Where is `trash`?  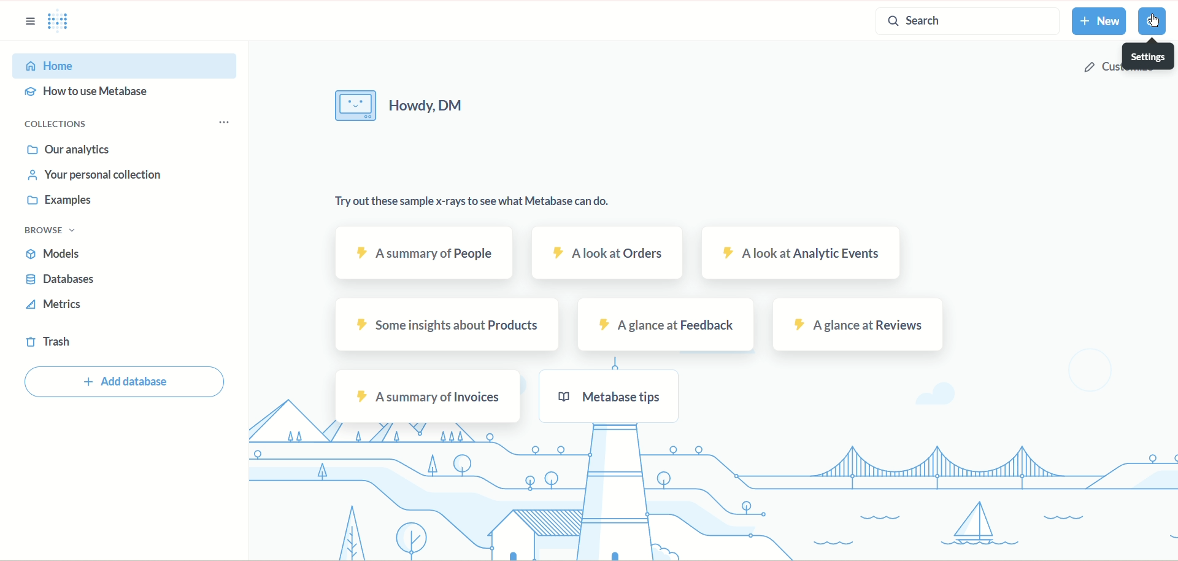
trash is located at coordinates (48, 341).